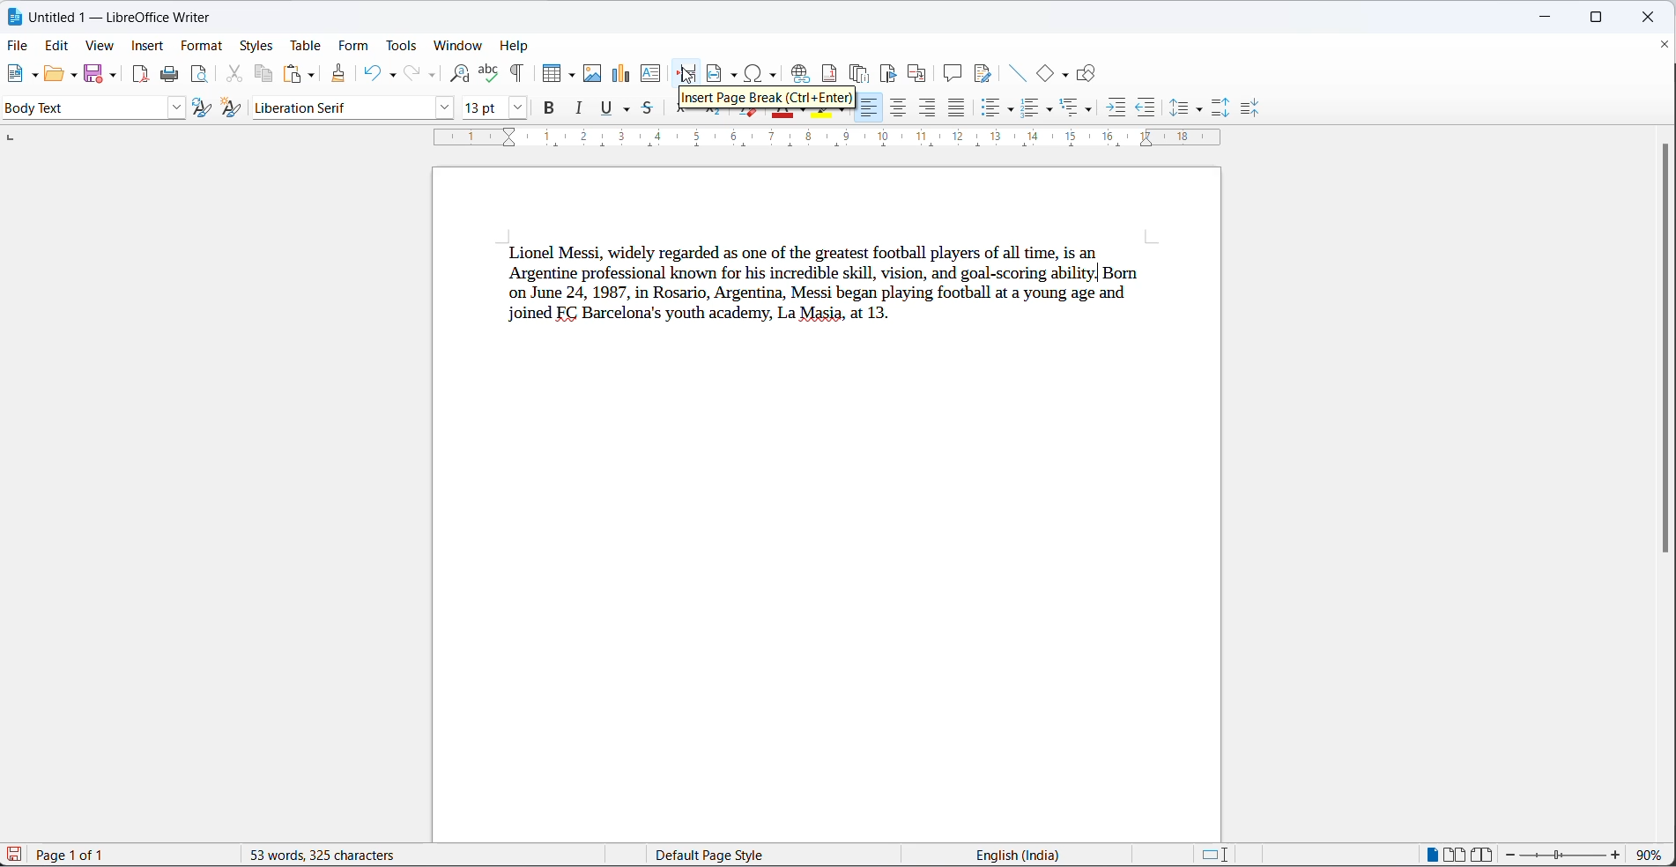 The width and height of the screenshot is (1676, 867). What do you see at coordinates (1562, 855) in the screenshot?
I see `zoom slider` at bounding box center [1562, 855].